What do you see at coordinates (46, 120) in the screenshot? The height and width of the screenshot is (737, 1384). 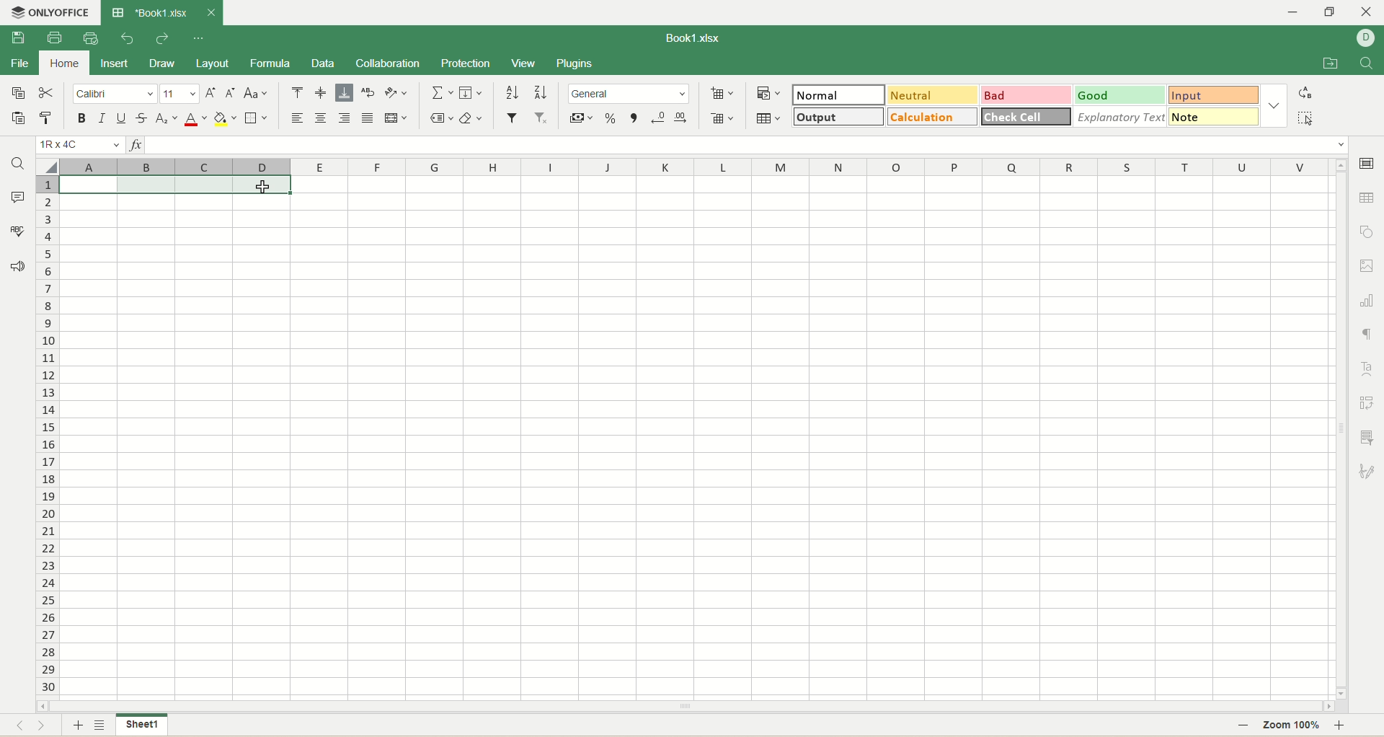 I see `copy style` at bounding box center [46, 120].